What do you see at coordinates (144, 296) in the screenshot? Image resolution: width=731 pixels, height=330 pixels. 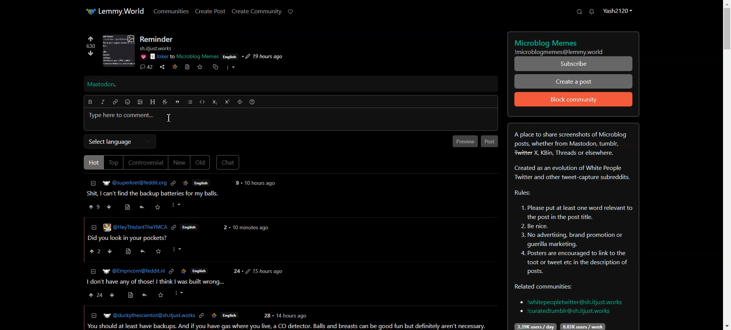 I see `` at bounding box center [144, 296].